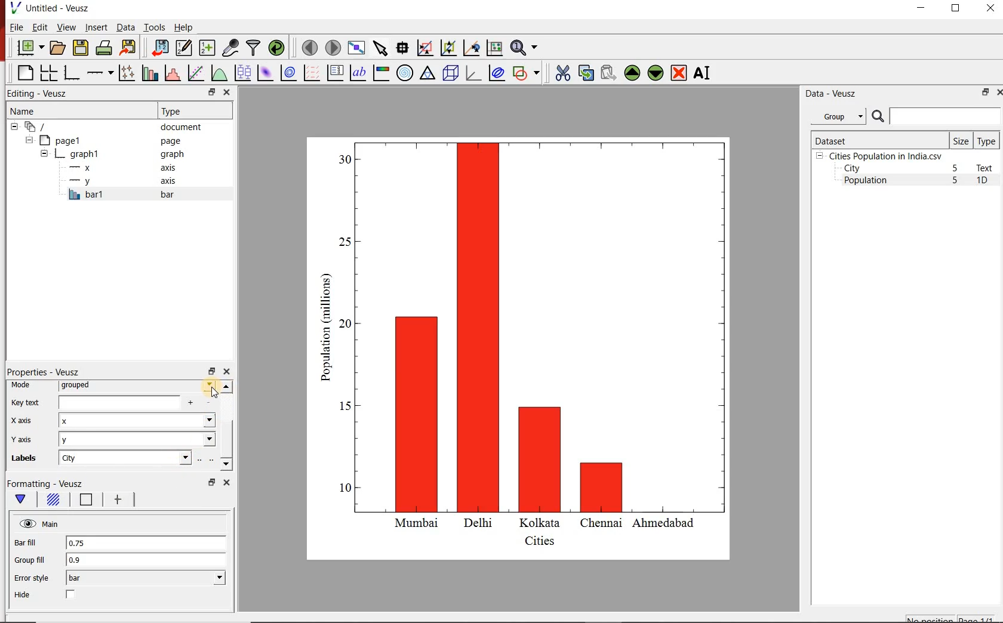 The width and height of the screenshot is (1003, 623). Describe the element at coordinates (24, 595) in the screenshot. I see `Hide` at that location.